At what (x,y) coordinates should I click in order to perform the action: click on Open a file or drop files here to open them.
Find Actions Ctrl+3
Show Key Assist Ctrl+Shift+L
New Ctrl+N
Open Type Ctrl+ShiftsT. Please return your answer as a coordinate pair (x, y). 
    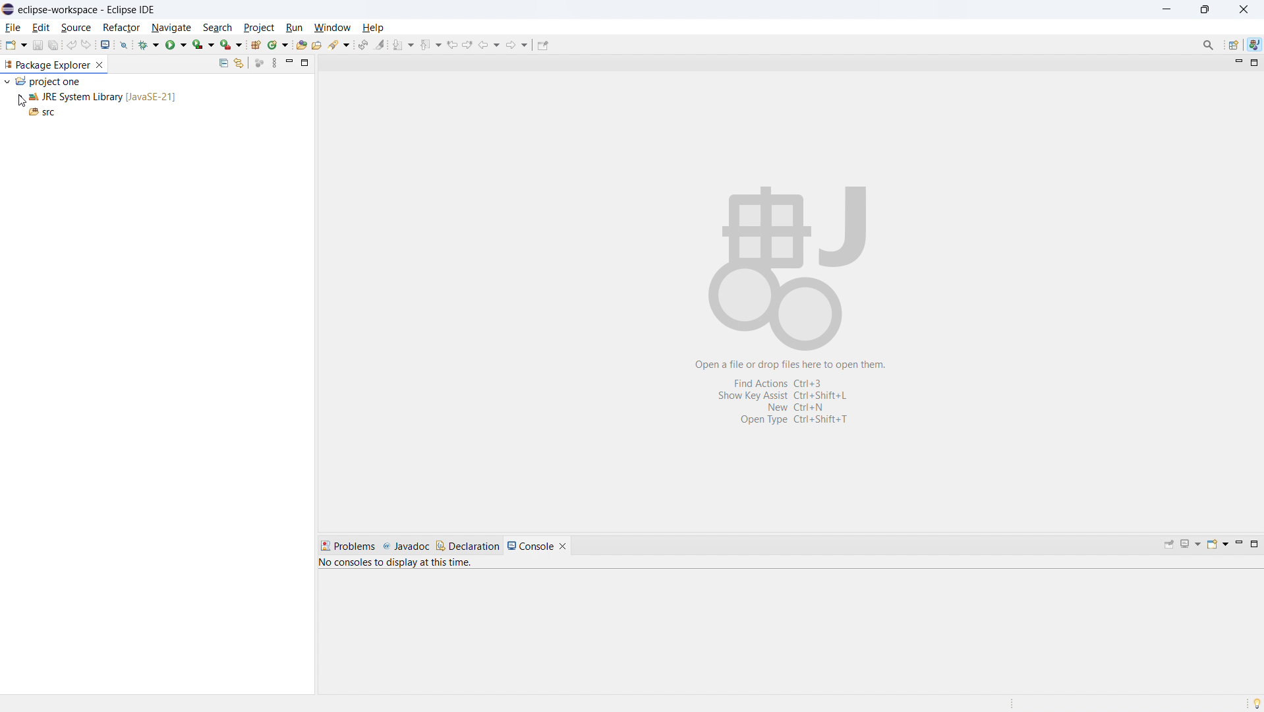
    Looking at the image, I should click on (795, 394).